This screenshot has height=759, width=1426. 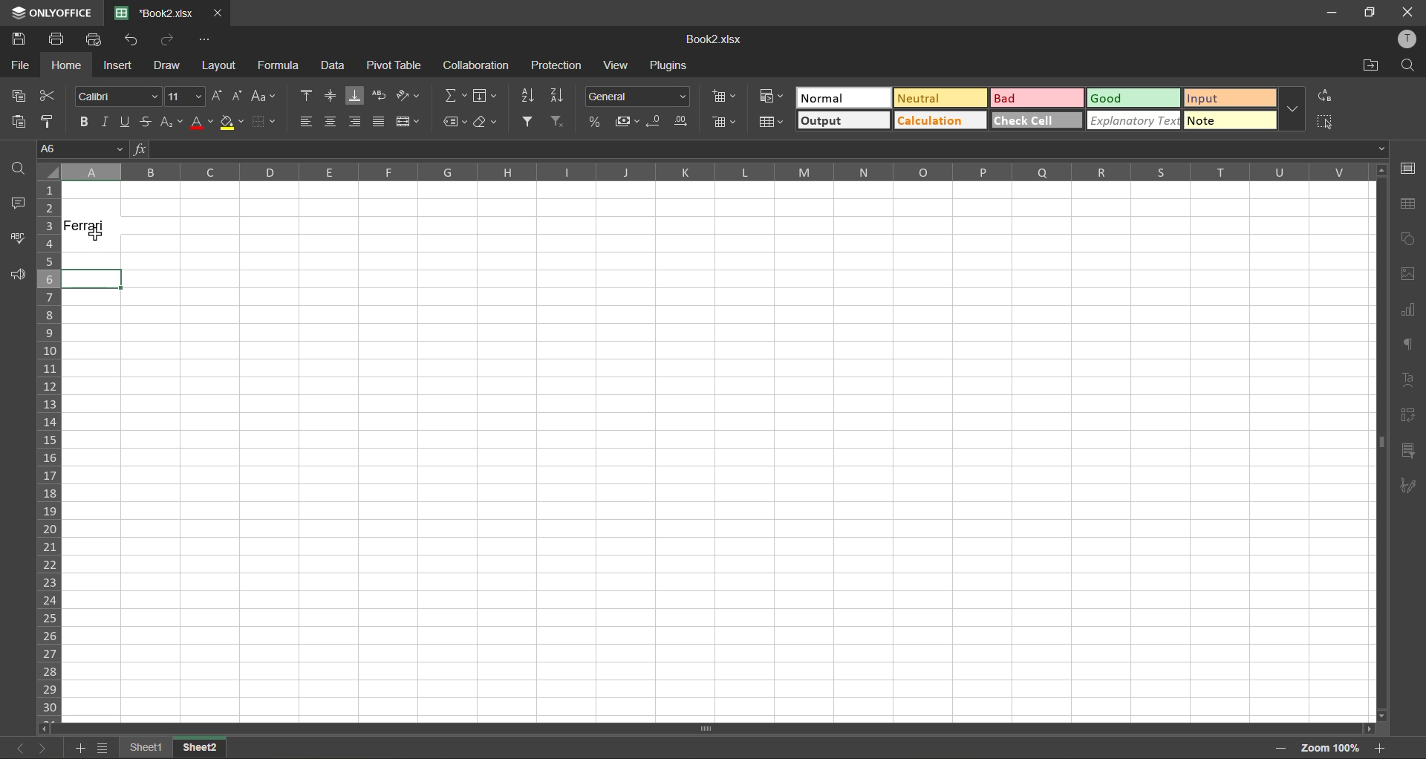 I want to click on cursor, so click(x=95, y=240).